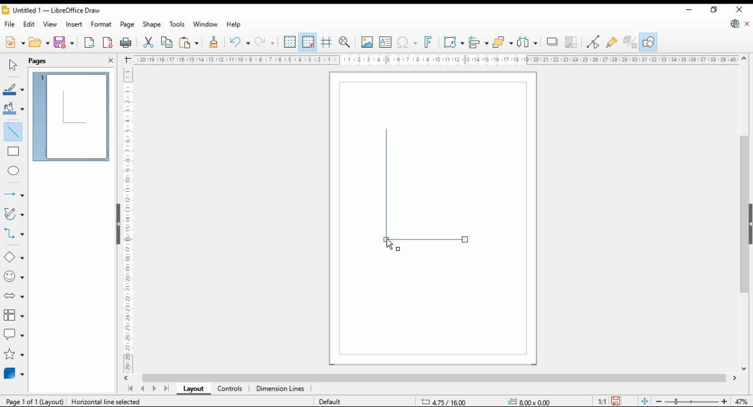 This screenshot has width=753, height=407. Describe the element at coordinates (479, 42) in the screenshot. I see `align objects` at that location.